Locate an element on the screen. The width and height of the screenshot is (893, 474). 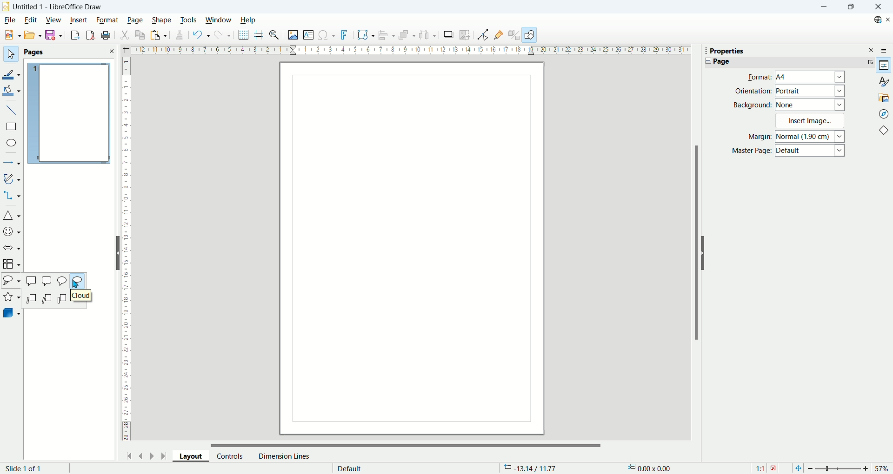
Margin is located at coordinates (757, 138).